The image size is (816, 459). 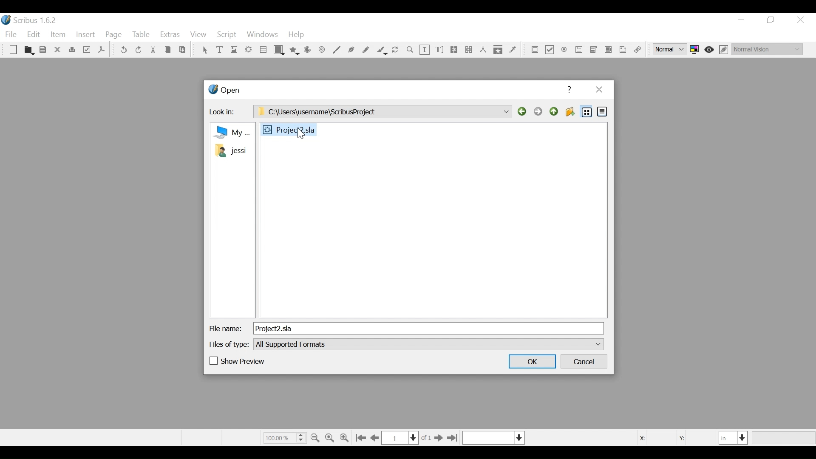 I want to click on Rotate image, so click(x=396, y=50).